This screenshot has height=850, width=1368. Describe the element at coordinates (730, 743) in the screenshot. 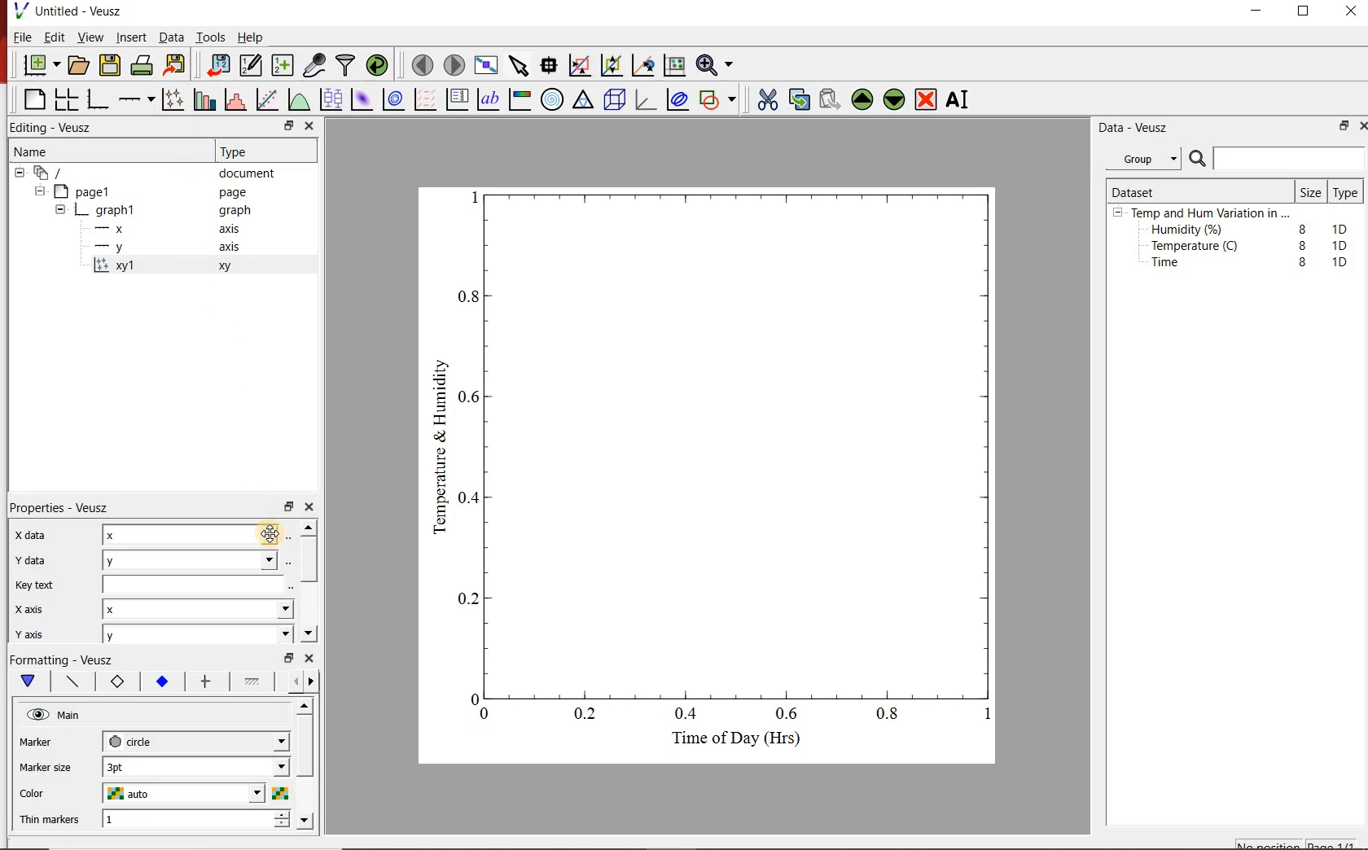

I see `Time of Day (Hrs)` at that location.